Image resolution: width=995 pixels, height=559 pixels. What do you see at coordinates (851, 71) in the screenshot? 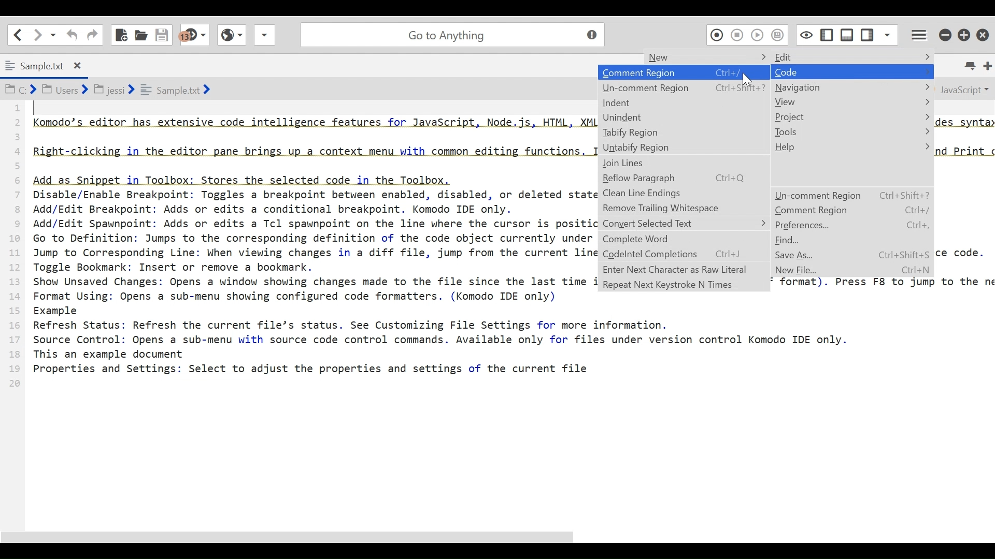
I see `Code` at bounding box center [851, 71].